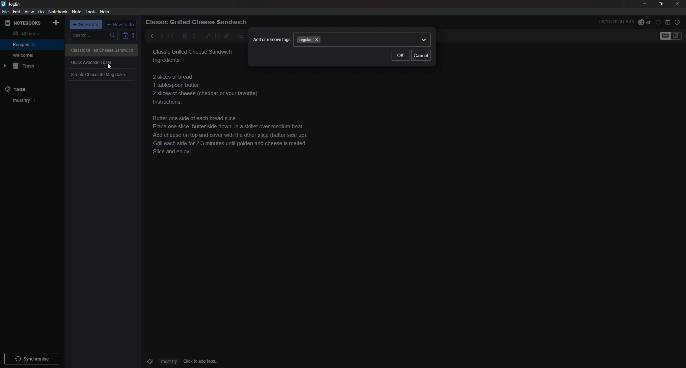 This screenshot has width=686, height=368. I want to click on minimize, so click(645, 4).